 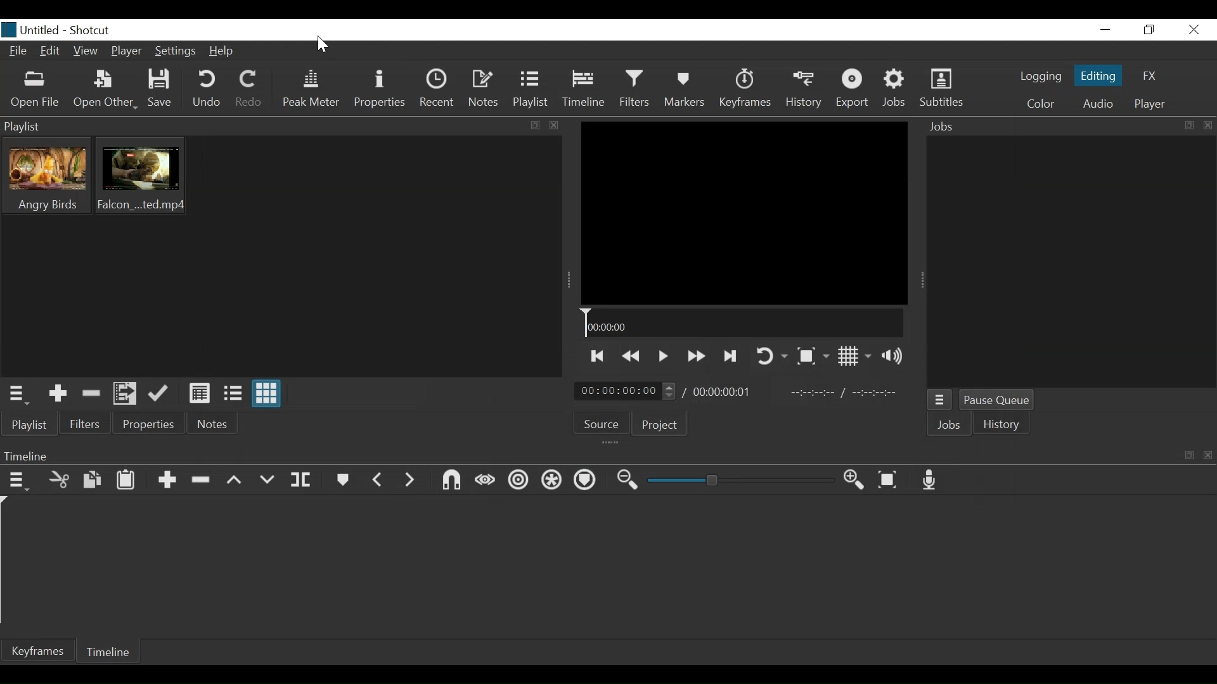 What do you see at coordinates (745, 212) in the screenshot?
I see `Media Viewer` at bounding box center [745, 212].